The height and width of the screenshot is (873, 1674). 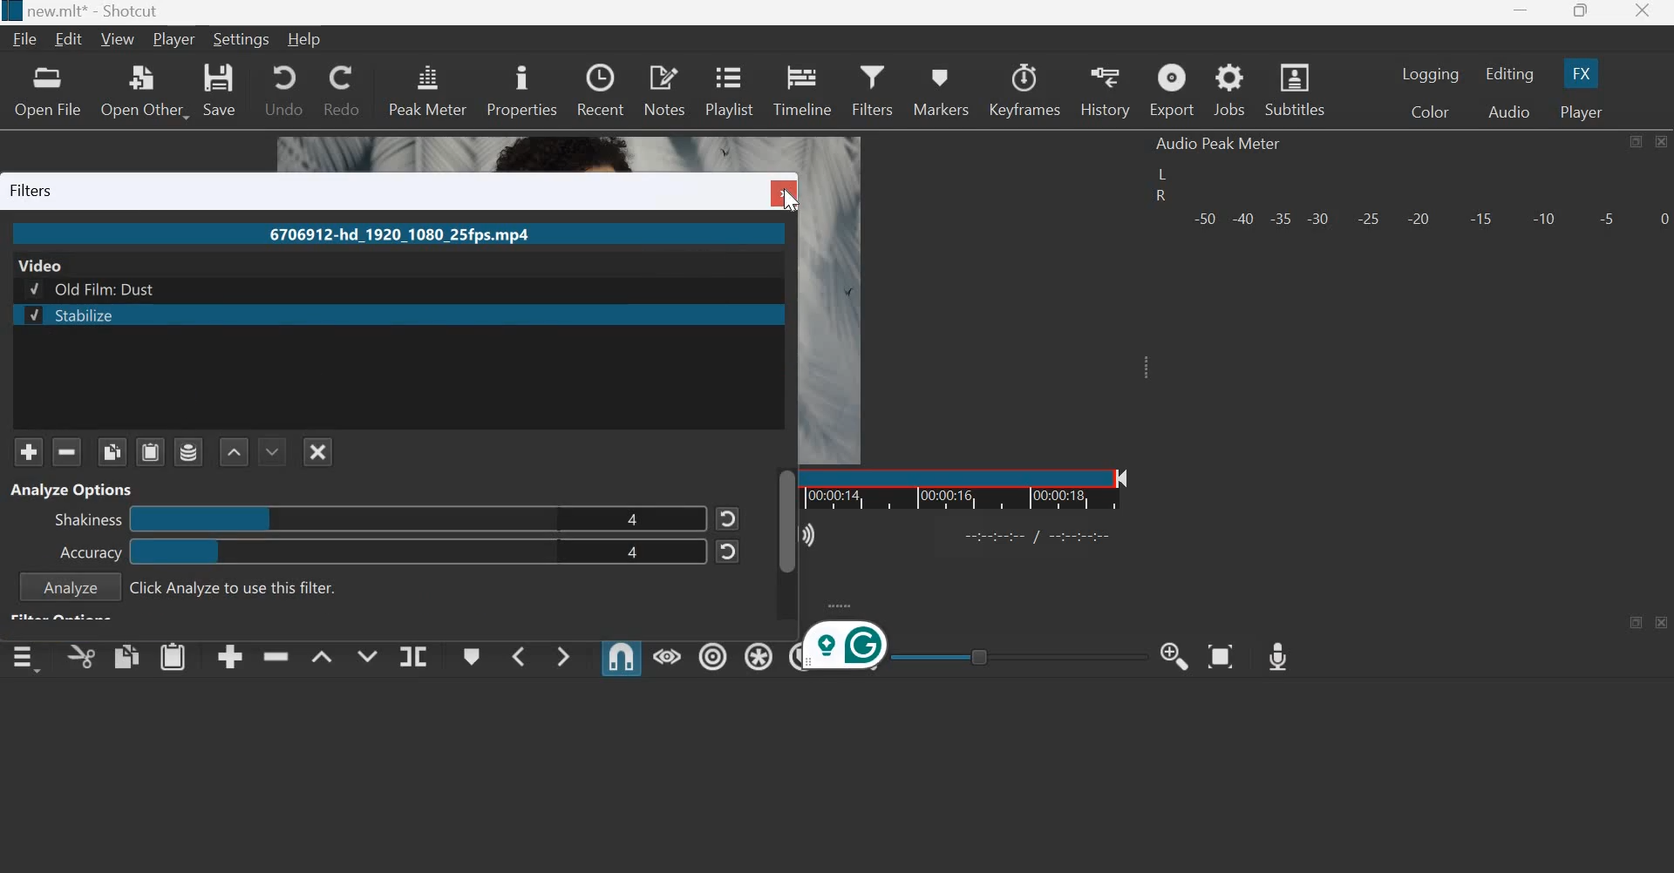 What do you see at coordinates (173, 656) in the screenshot?
I see `paste` at bounding box center [173, 656].